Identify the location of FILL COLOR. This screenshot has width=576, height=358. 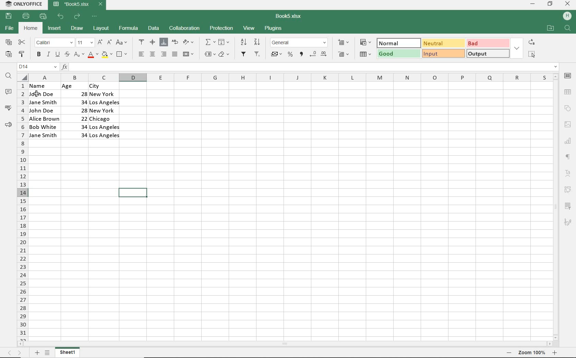
(107, 54).